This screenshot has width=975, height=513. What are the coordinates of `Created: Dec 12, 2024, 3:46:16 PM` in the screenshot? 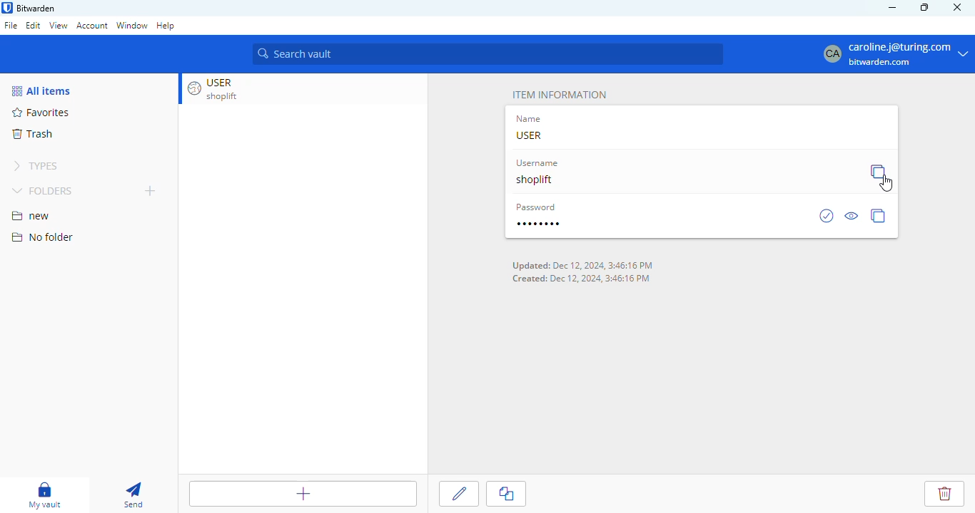 It's located at (582, 279).